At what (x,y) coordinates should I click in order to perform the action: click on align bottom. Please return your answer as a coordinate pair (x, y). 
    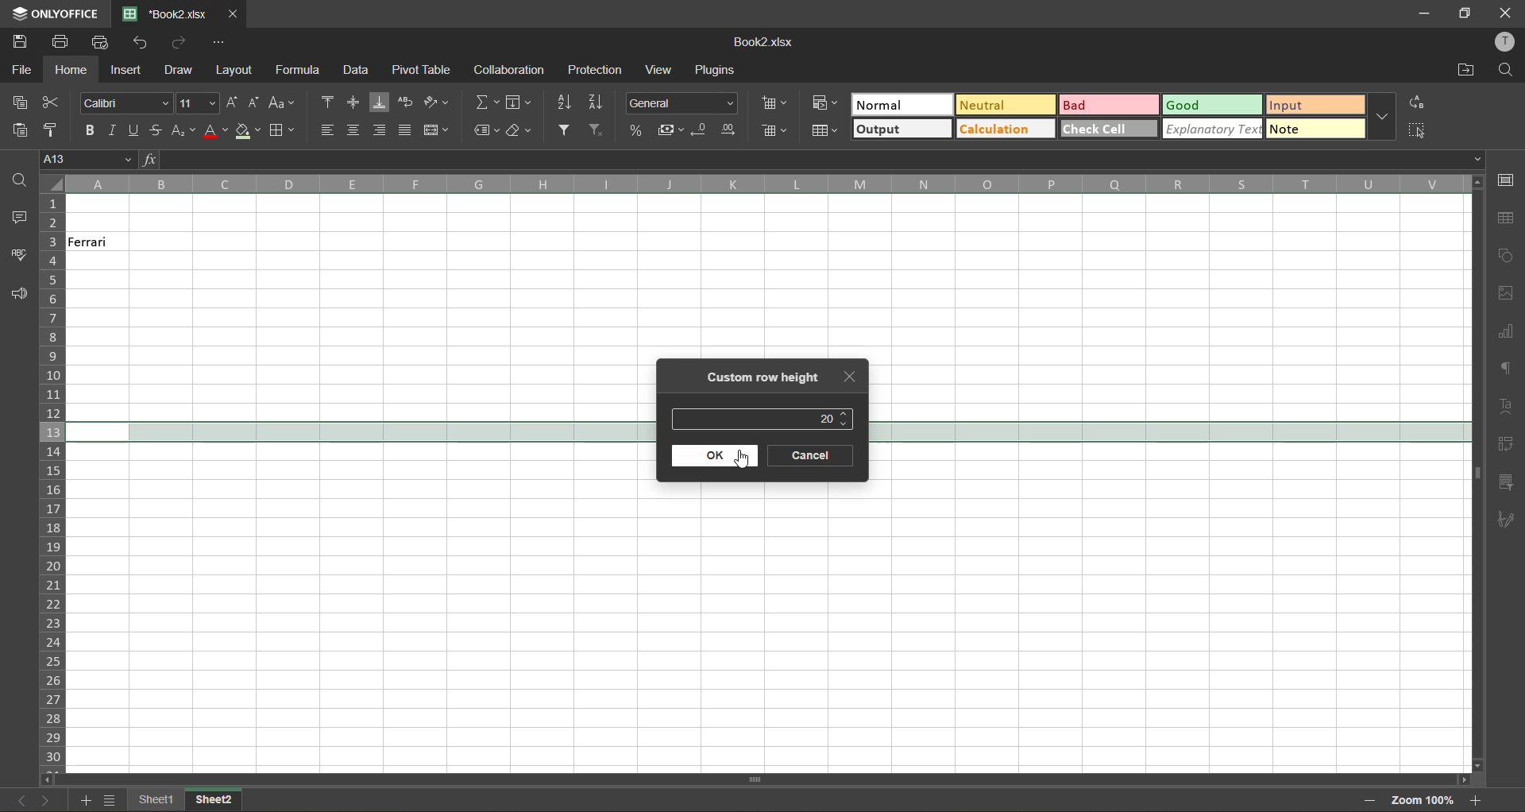
    Looking at the image, I should click on (380, 102).